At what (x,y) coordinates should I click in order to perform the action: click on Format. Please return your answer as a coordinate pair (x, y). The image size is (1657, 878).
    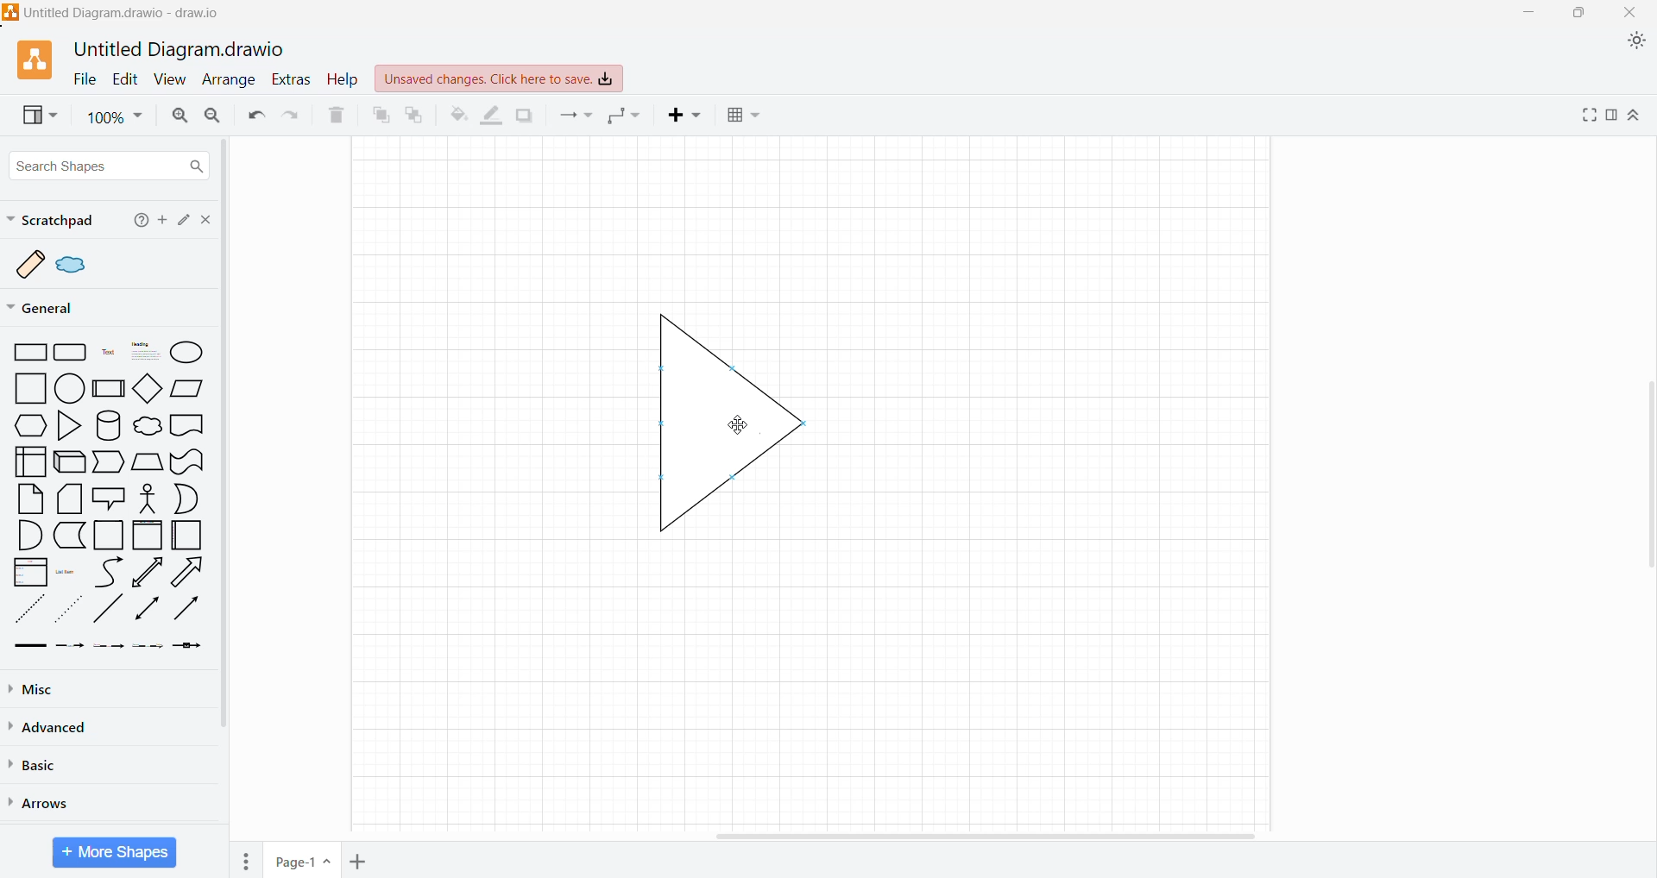
    Looking at the image, I should click on (1611, 116).